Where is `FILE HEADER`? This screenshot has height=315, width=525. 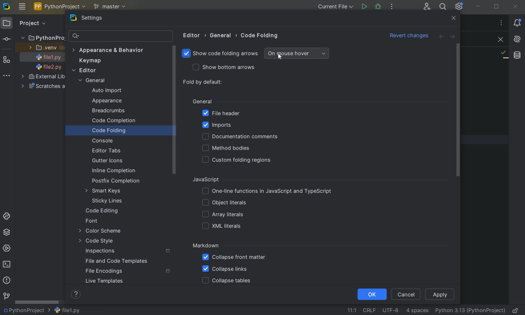 FILE HEADER is located at coordinates (221, 114).